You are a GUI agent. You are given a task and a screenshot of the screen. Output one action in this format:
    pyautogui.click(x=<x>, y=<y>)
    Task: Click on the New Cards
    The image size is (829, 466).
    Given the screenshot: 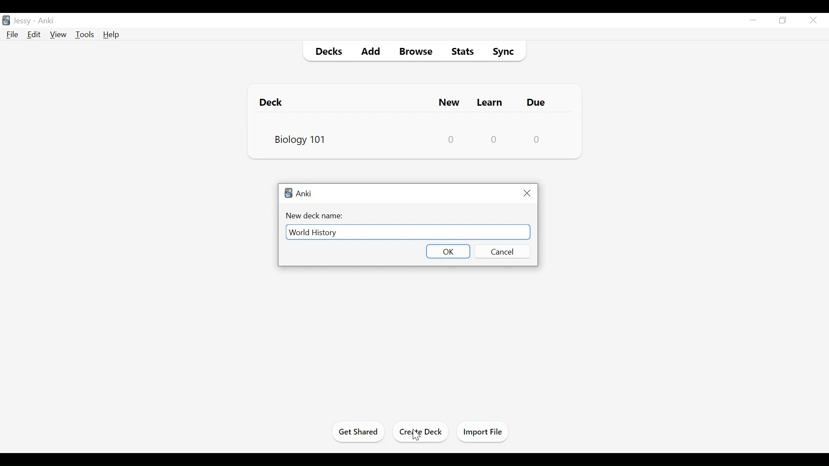 What is the action you would take?
    pyautogui.click(x=450, y=102)
    